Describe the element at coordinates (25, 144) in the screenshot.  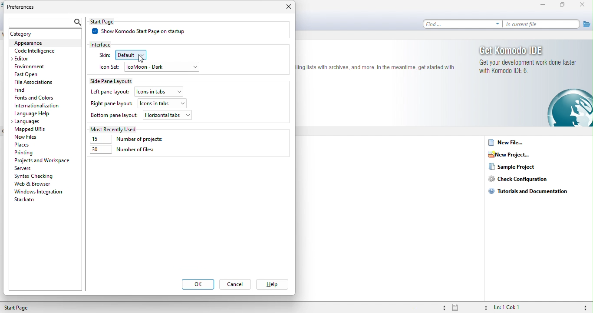
I see `places` at that location.